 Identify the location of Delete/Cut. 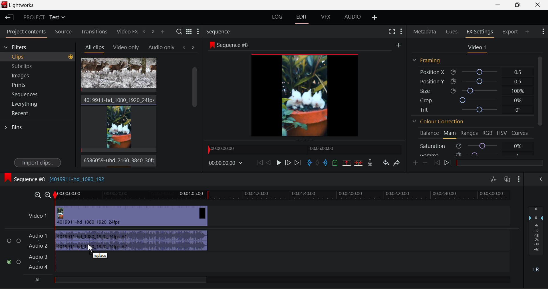
(358, 162).